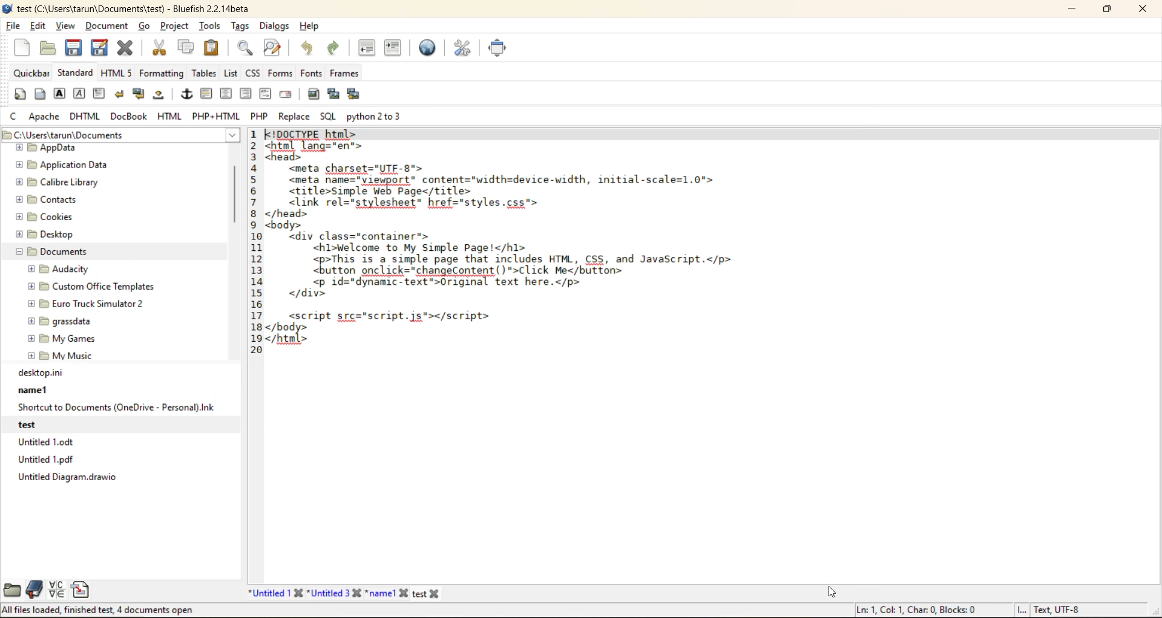 This screenshot has width=1162, height=618. What do you see at coordinates (107, 29) in the screenshot?
I see `document` at bounding box center [107, 29].